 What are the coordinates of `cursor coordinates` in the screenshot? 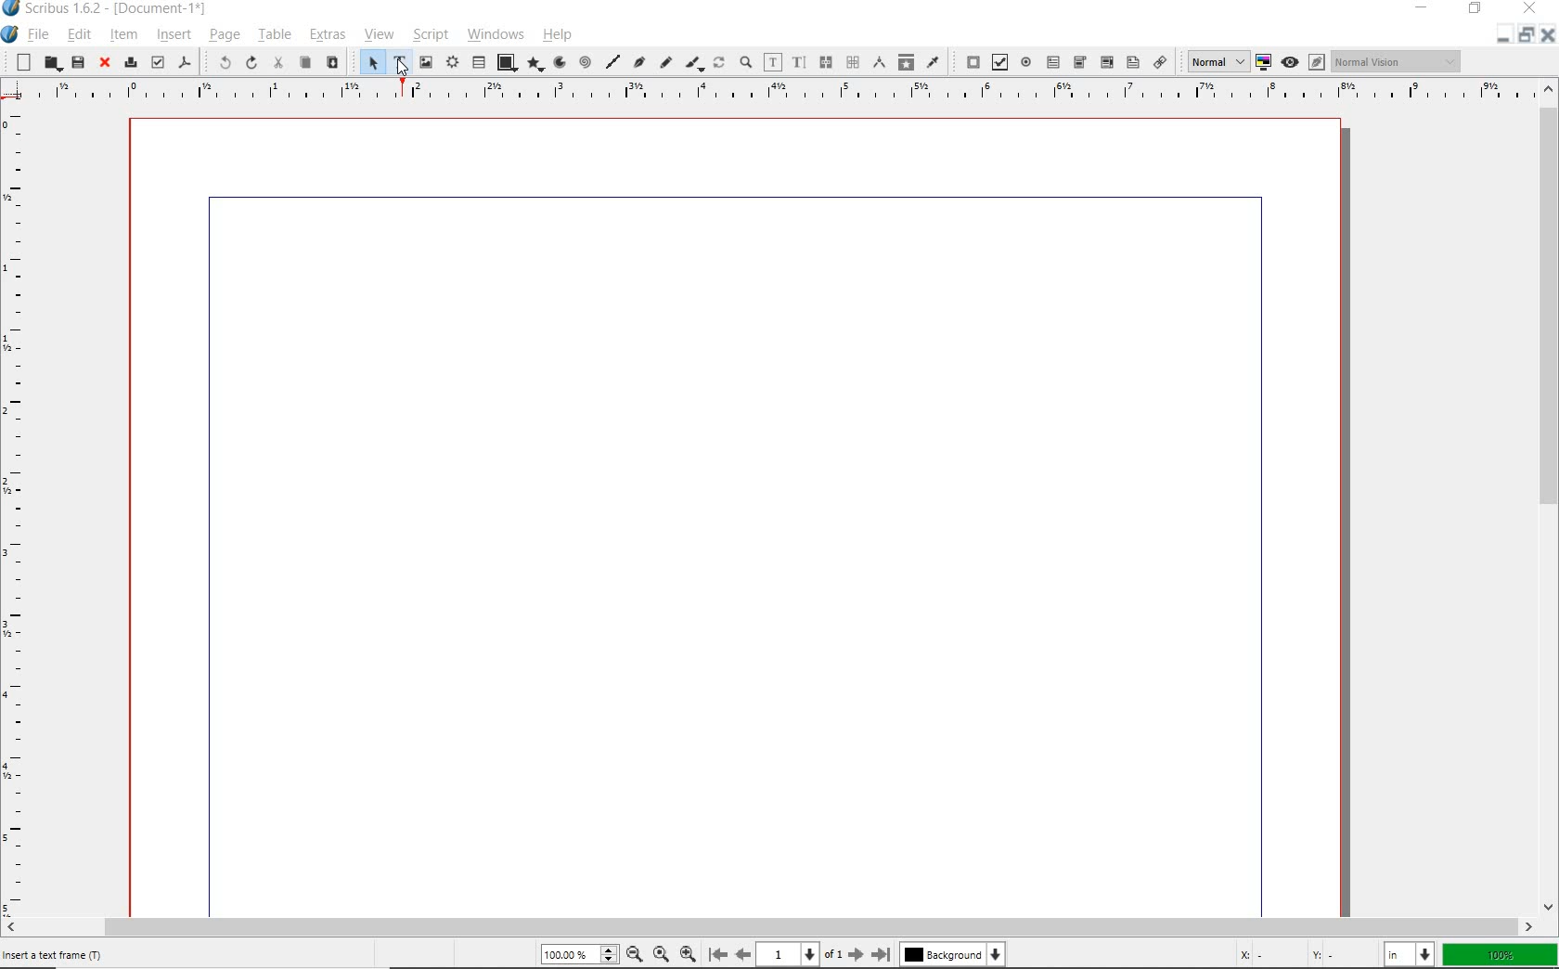 It's located at (1299, 954).